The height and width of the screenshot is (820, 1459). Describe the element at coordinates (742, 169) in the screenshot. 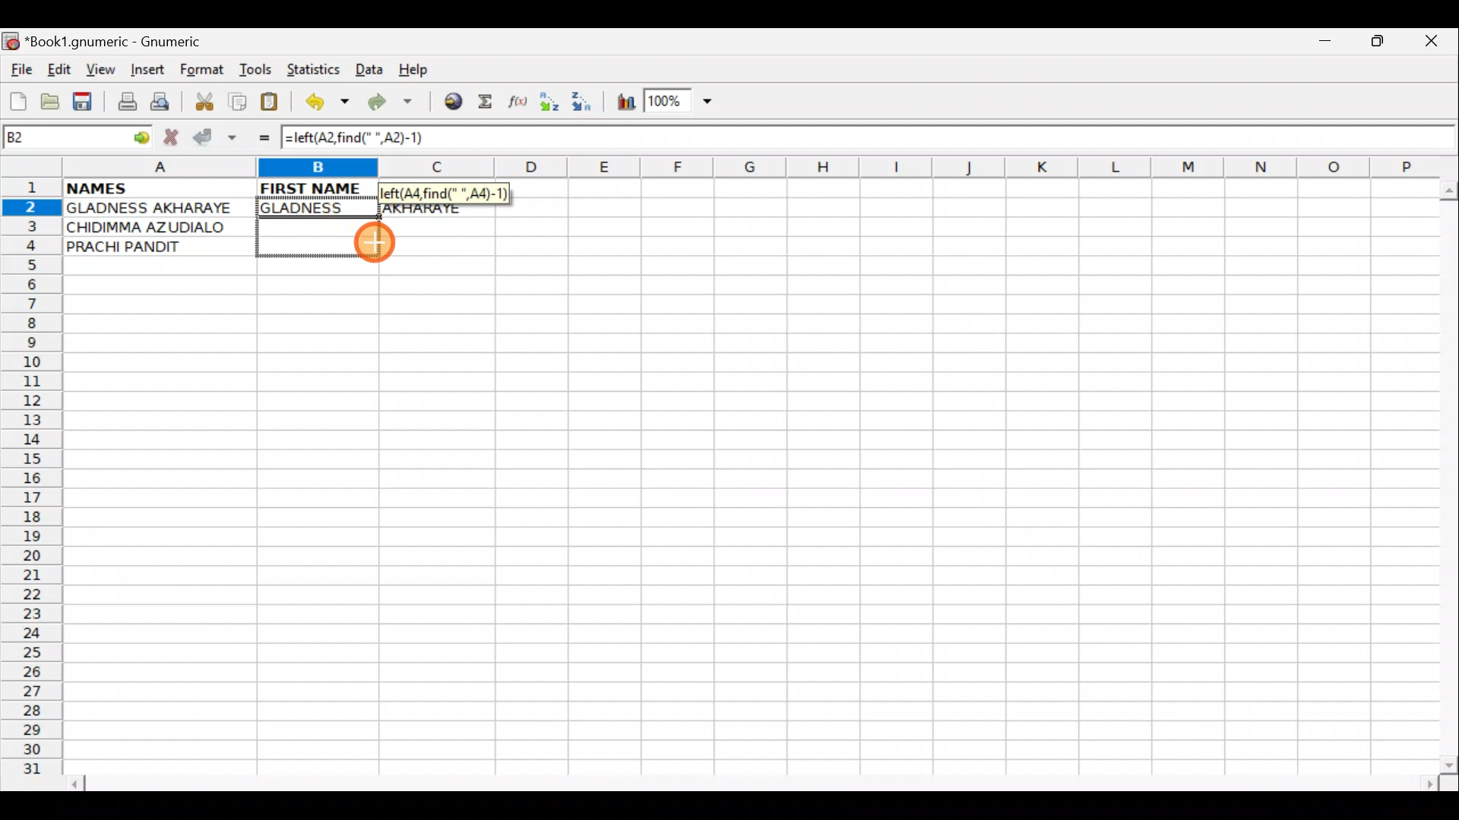

I see `Columns` at that location.